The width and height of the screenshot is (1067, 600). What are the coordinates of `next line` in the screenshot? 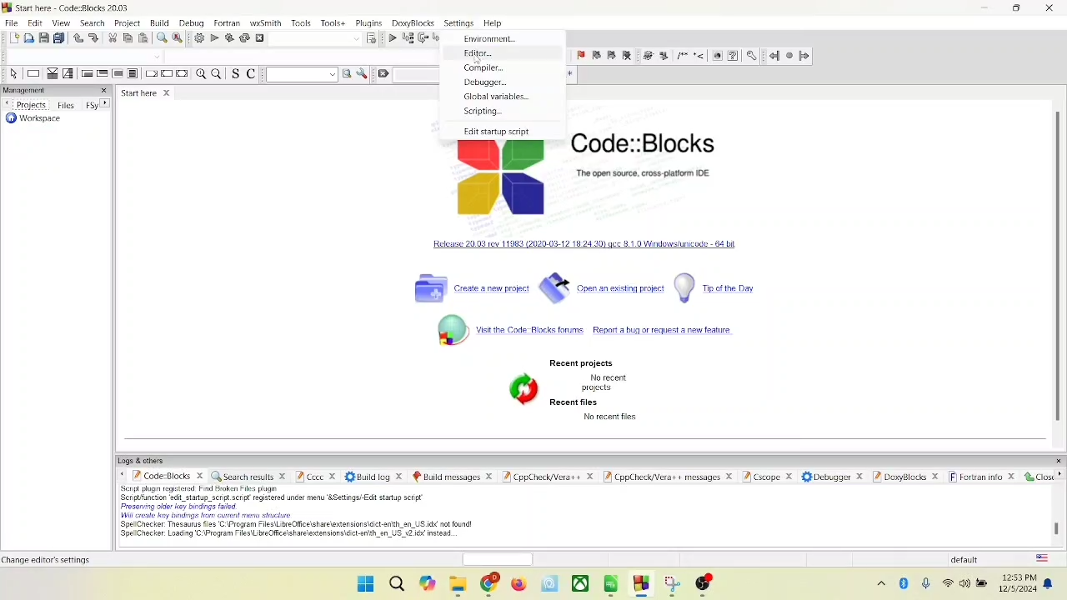 It's located at (421, 38).